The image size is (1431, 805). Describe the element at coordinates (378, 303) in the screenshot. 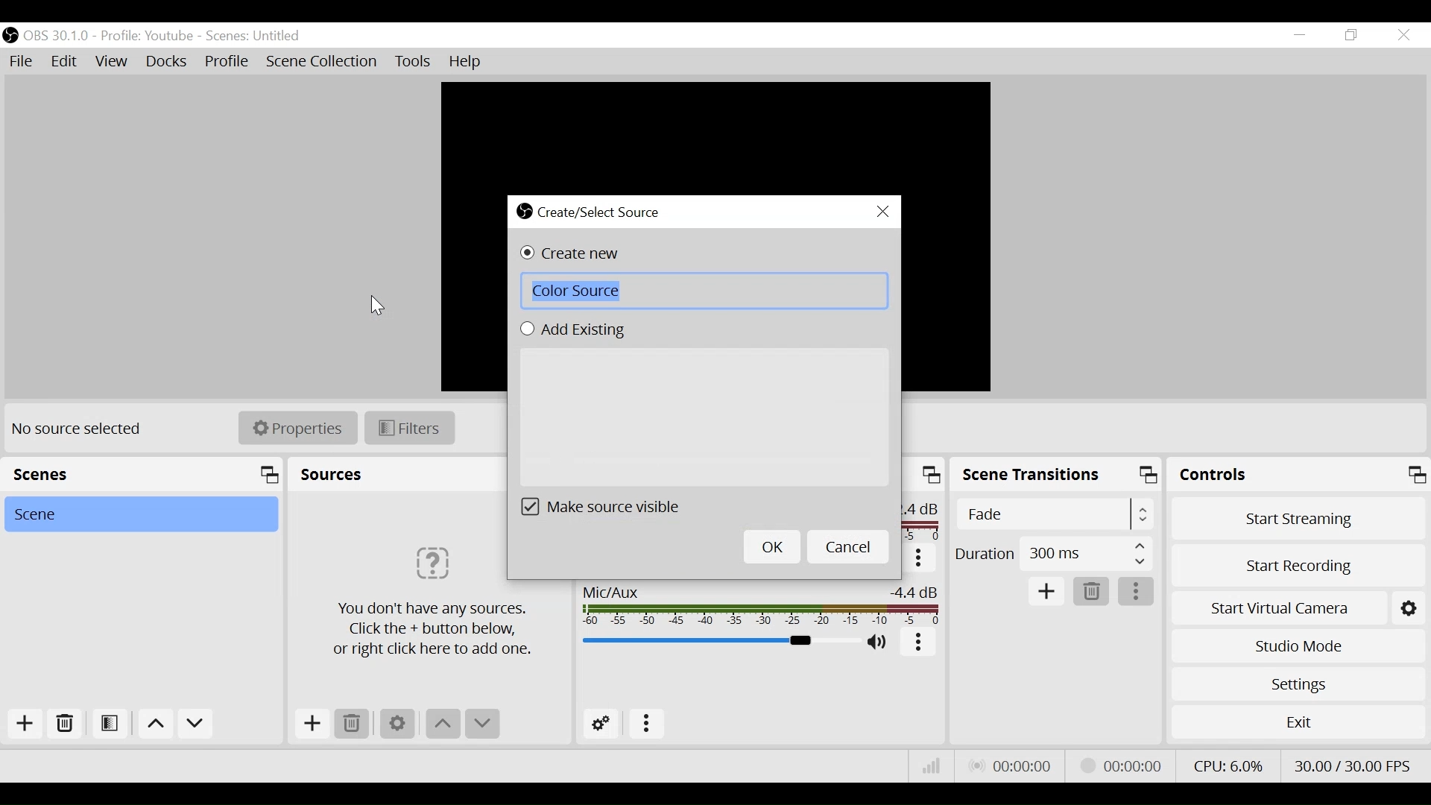

I see `Cursor` at that location.